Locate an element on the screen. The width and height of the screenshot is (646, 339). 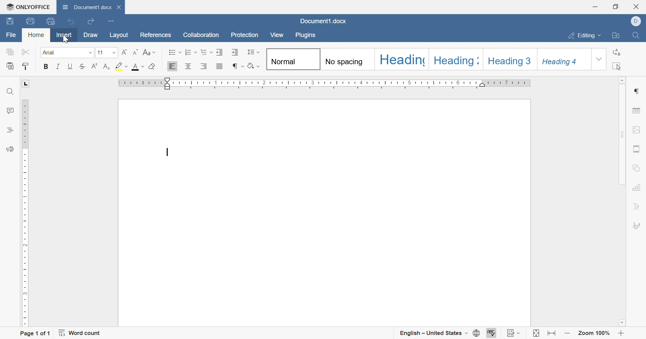
Draw is located at coordinates (90, 35).